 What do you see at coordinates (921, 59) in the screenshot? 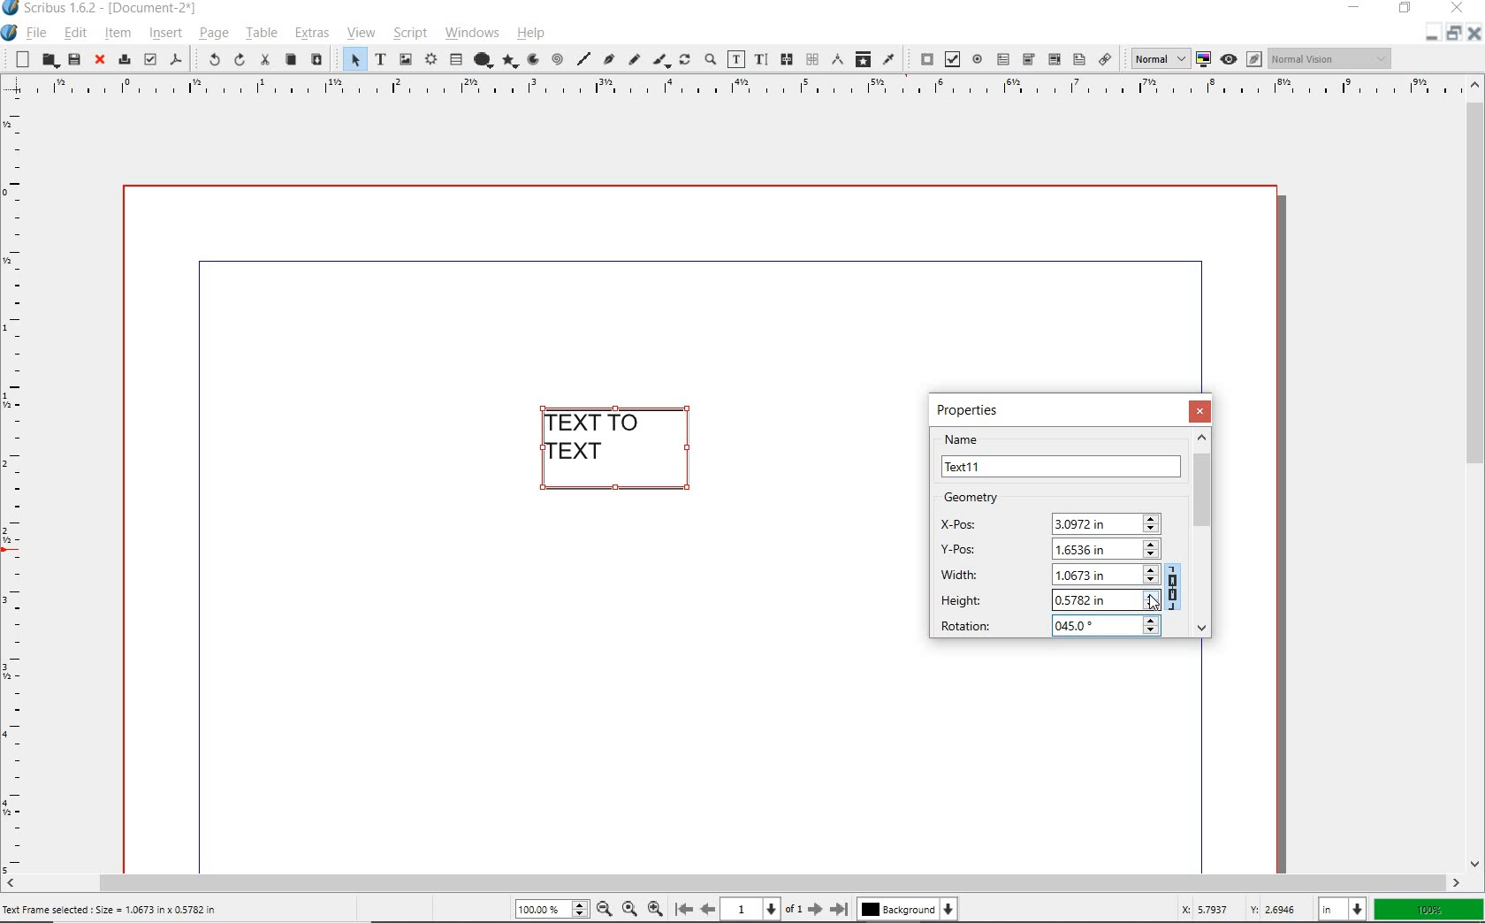
I see `pdf push button` at bounding box center [921, 59].